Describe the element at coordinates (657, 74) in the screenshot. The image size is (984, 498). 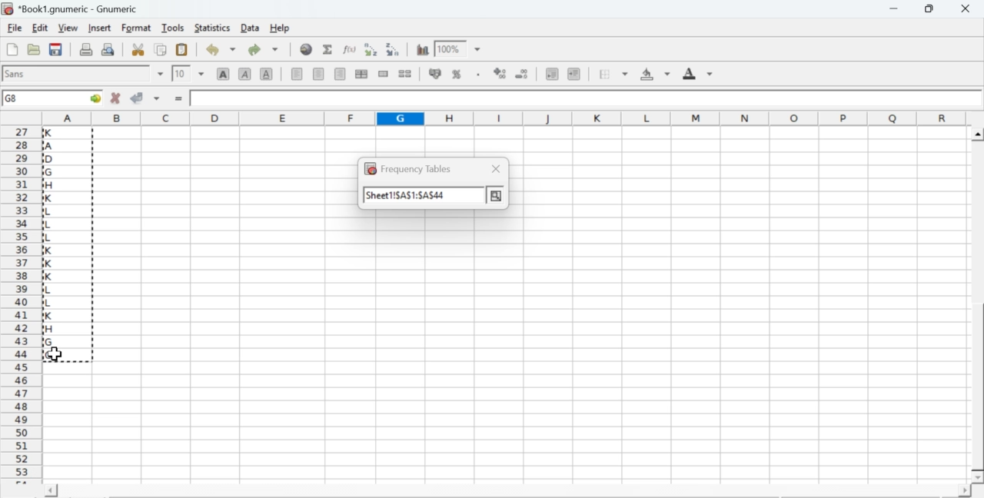
I see `background` at that location.